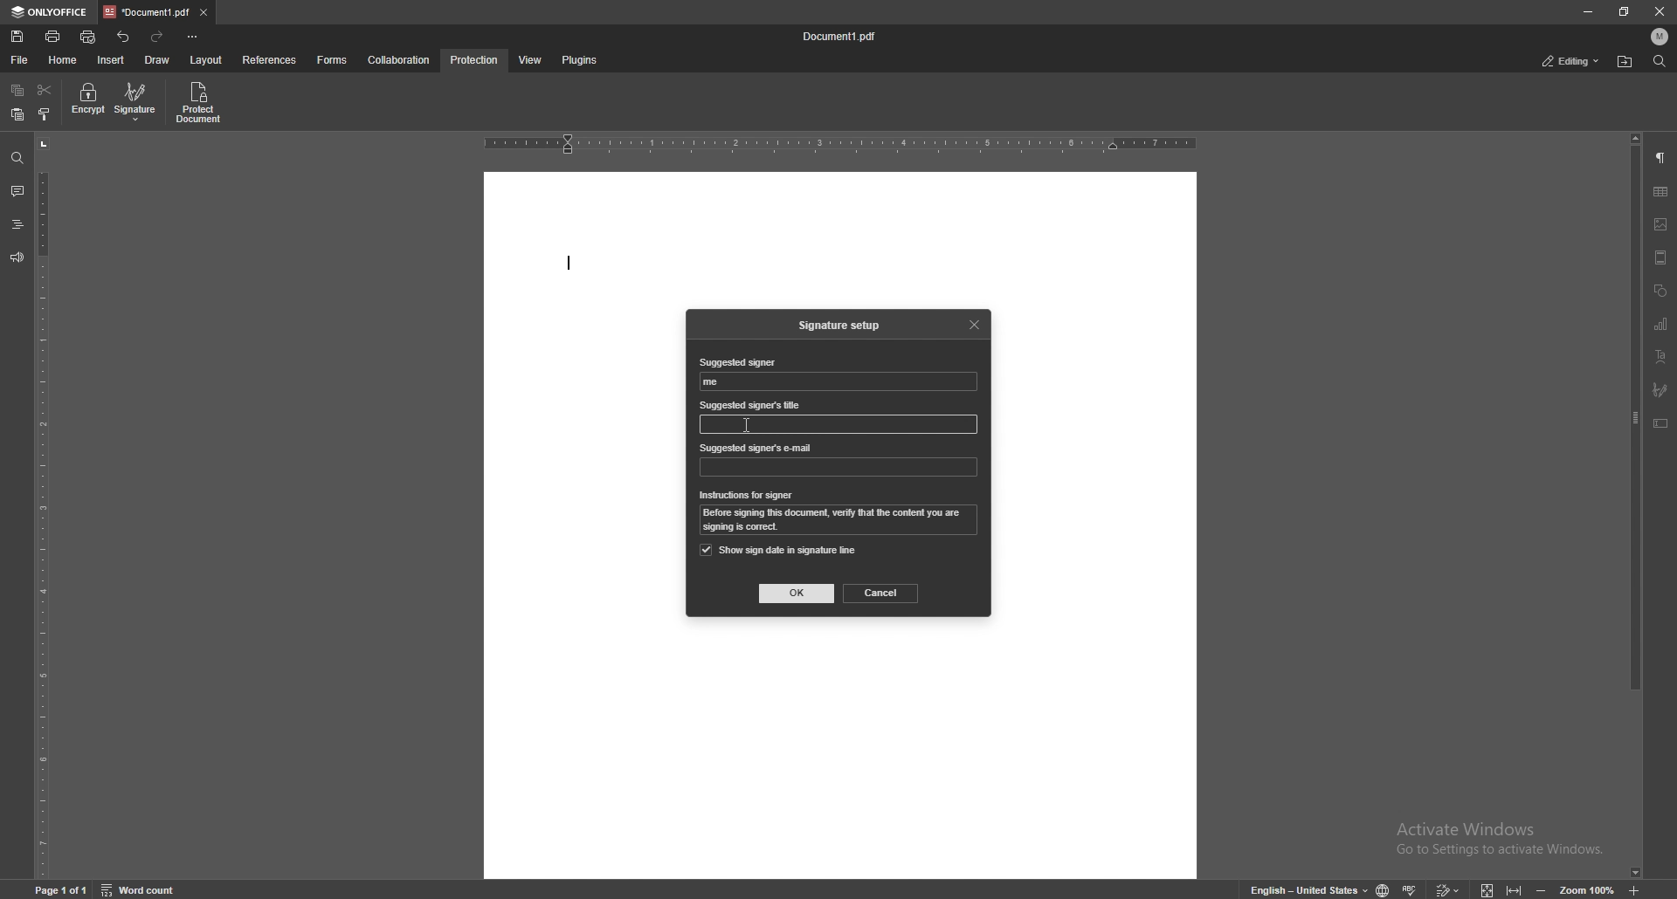 This screenshot has height=899, width=1677. I want to click on plugins, so click(578, 61).